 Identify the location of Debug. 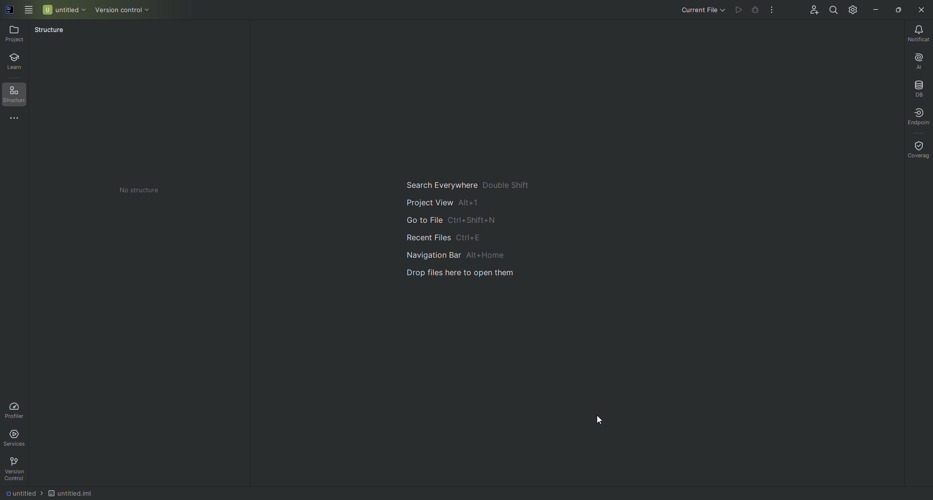
(754, 10).